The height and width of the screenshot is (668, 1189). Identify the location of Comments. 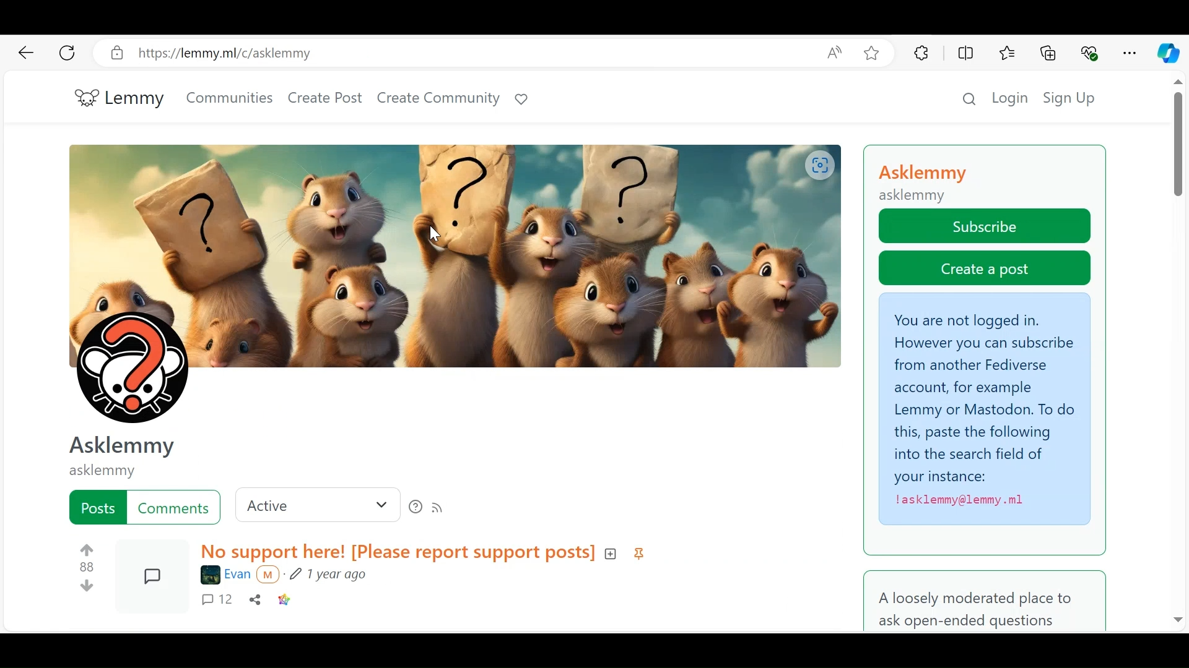
(220, 601).